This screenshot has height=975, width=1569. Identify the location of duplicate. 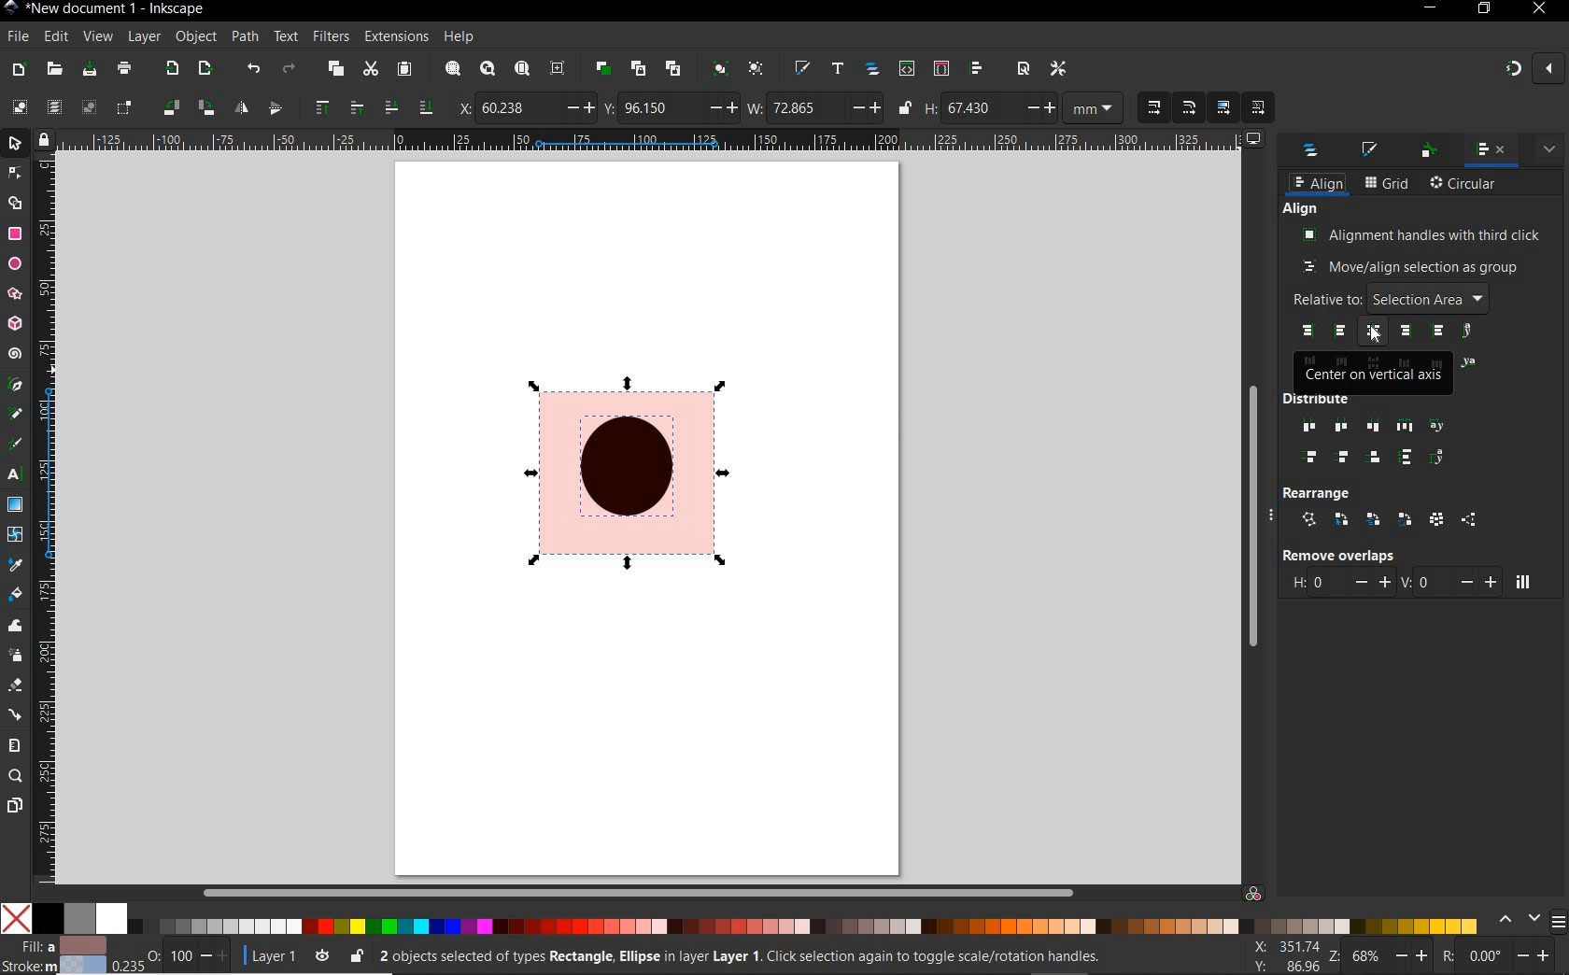
(604, 69).